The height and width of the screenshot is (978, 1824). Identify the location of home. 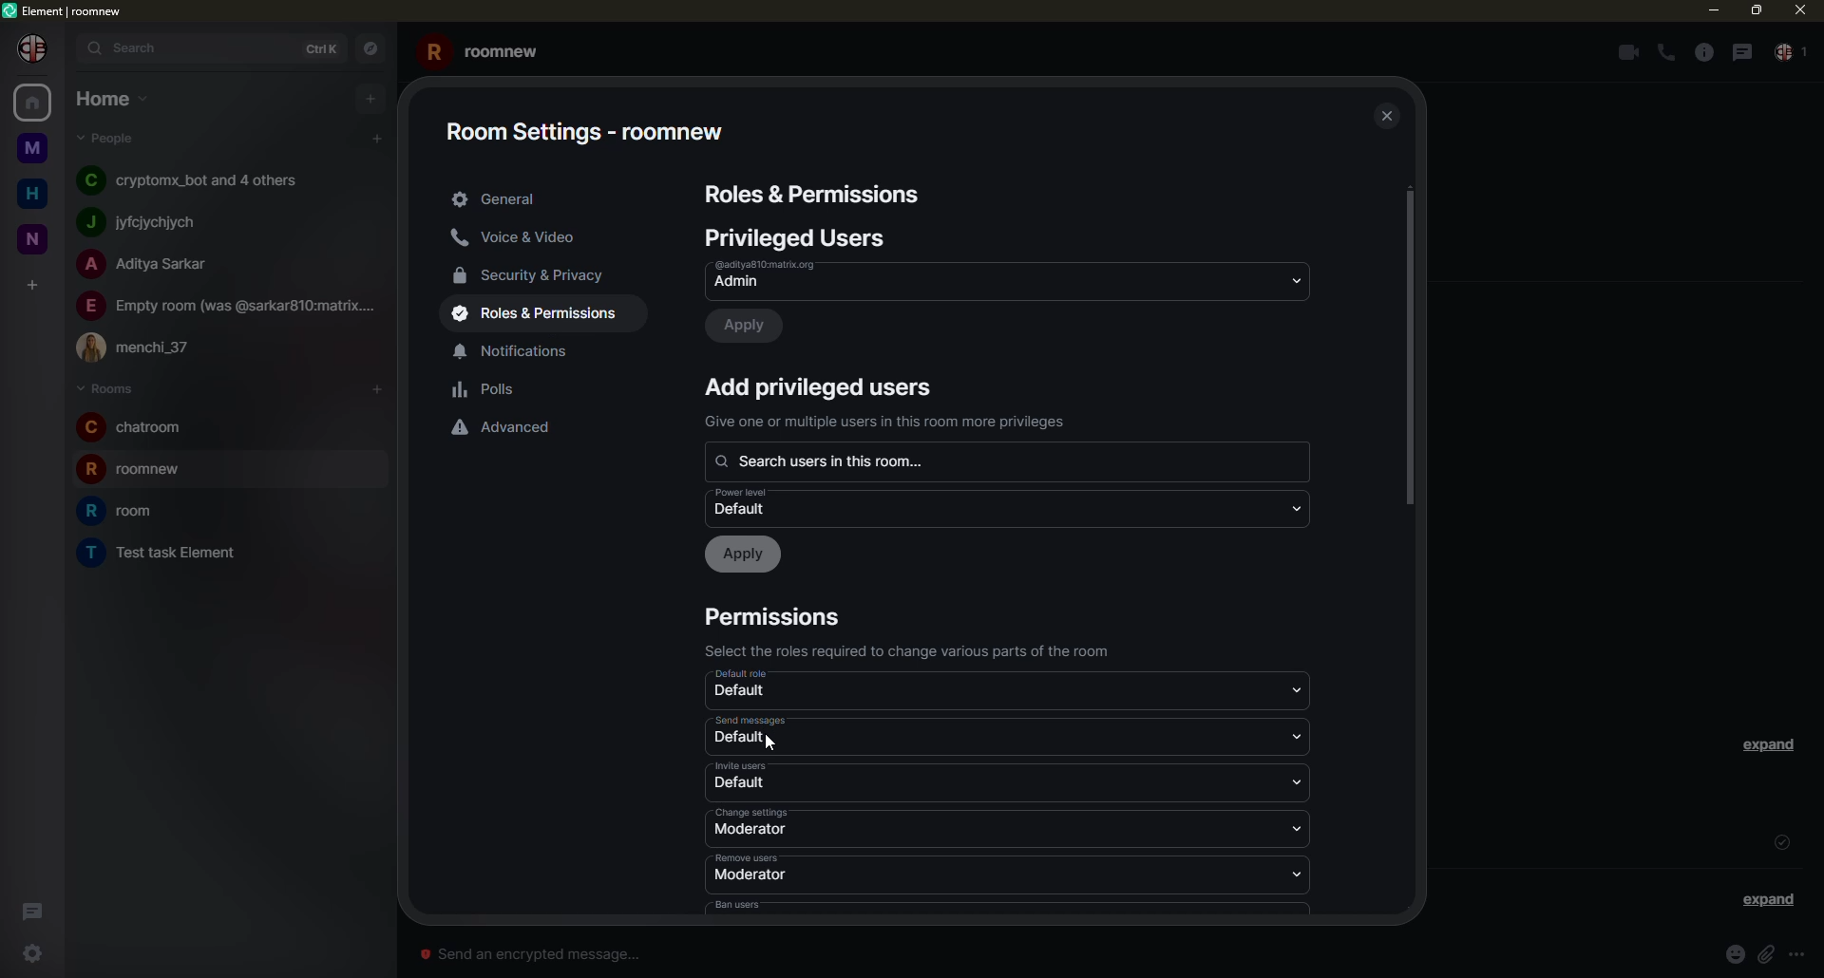
(32, 194).